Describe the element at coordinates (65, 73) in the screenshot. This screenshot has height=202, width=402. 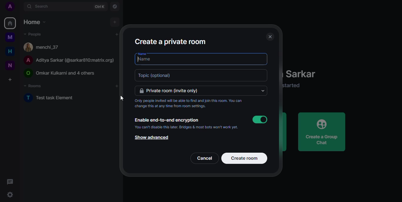
I see `© Omar Kulkarni and 4 others` at that location.